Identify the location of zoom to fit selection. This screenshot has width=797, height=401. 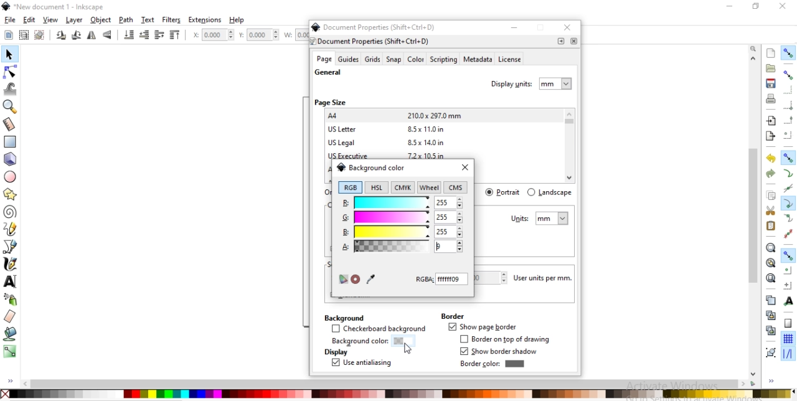
(770, 248).